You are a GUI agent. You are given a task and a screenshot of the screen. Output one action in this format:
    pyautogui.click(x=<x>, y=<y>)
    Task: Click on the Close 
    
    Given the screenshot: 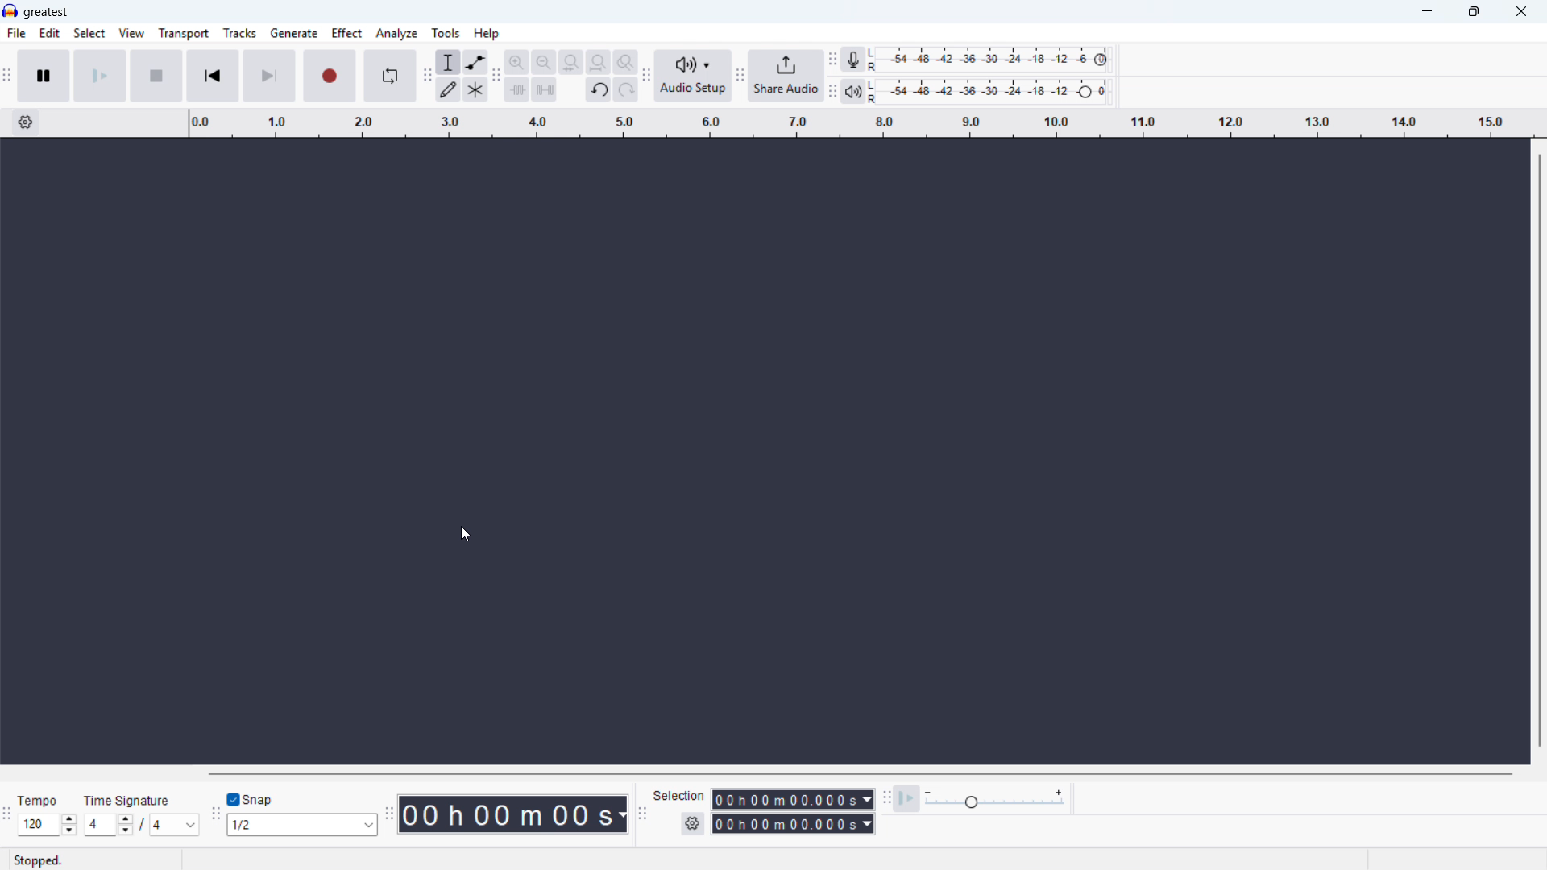 What is the action you would take?
    pyautogui.click(x=1521, y=11)
    